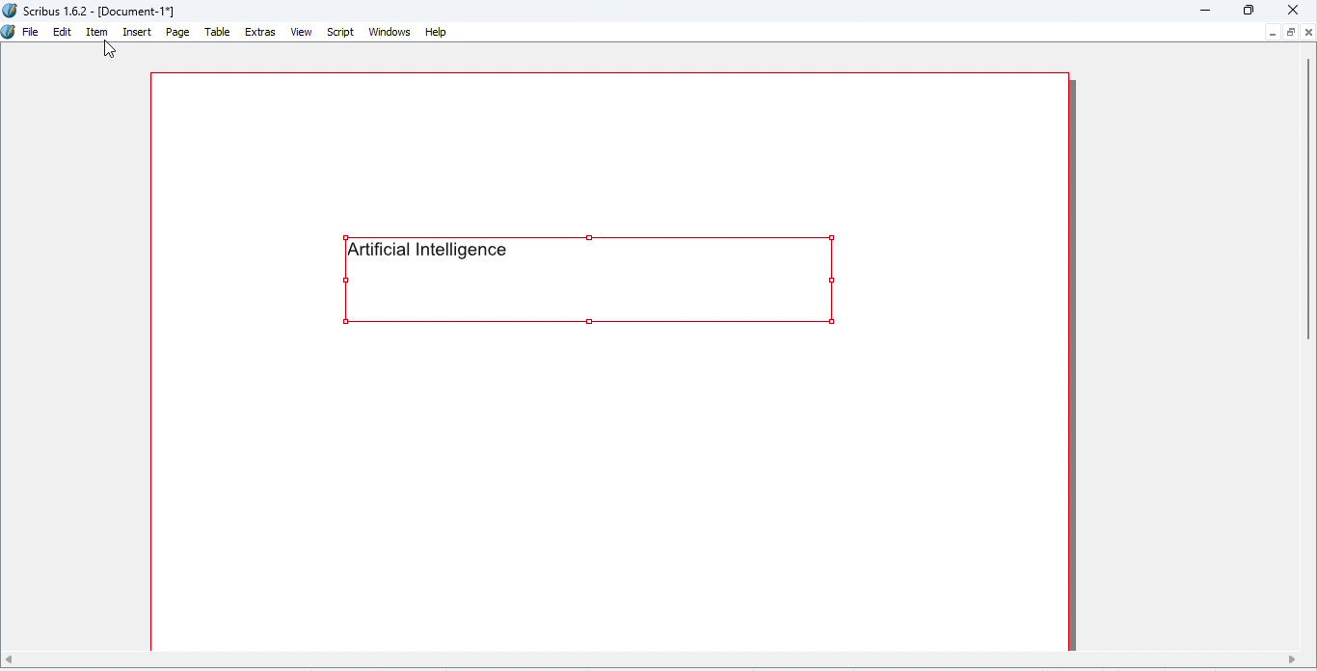 The width and height of the screenshot is (1317, 671). Describe the element at coordinates (140, 32) in the screenshot. I see `Insert` at that location.